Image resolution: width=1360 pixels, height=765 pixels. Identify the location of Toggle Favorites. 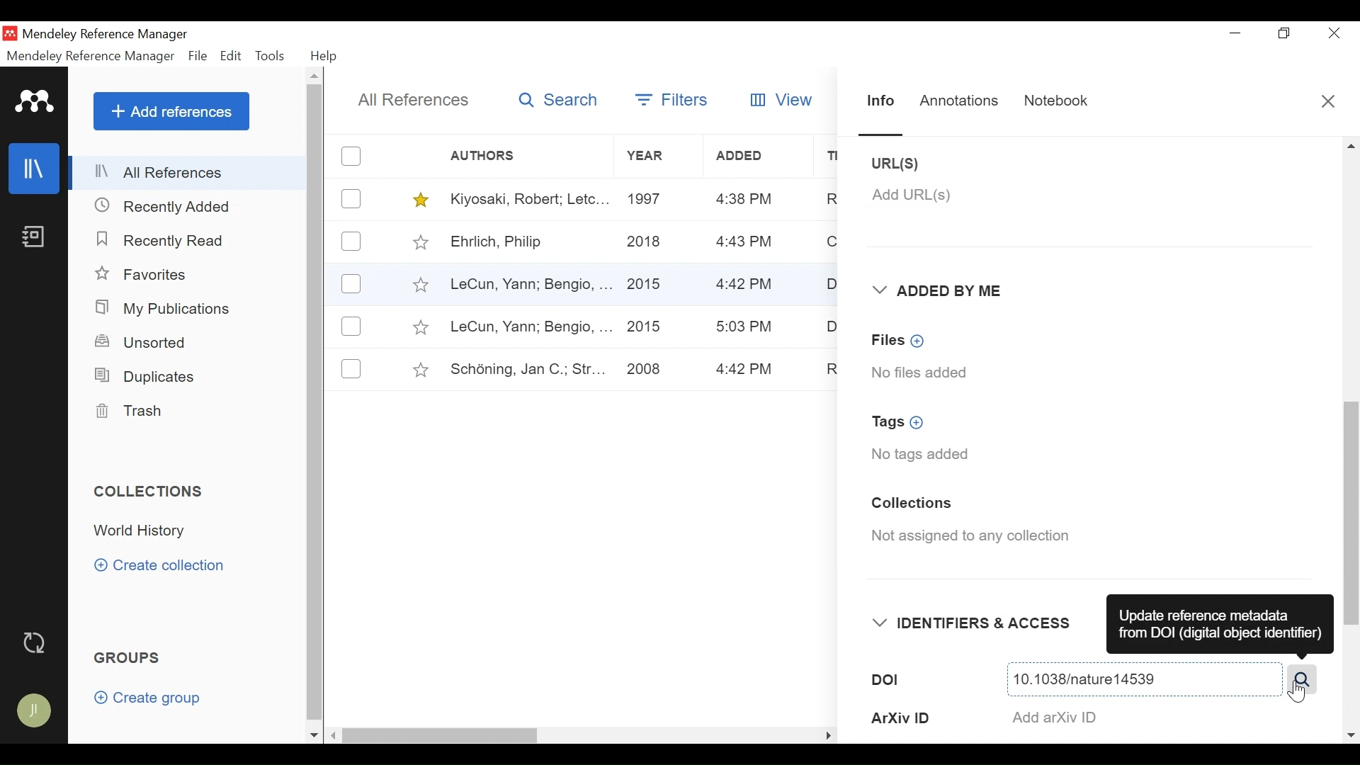
(420, 242).